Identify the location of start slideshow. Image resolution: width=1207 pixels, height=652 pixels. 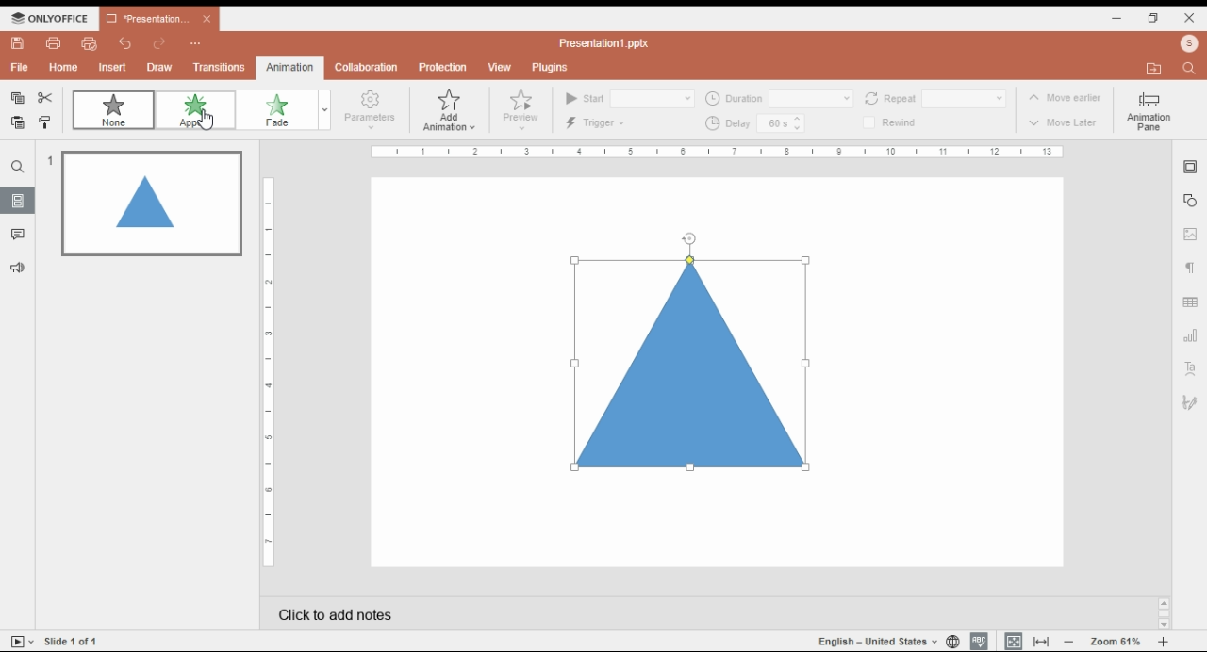
(23, 641).